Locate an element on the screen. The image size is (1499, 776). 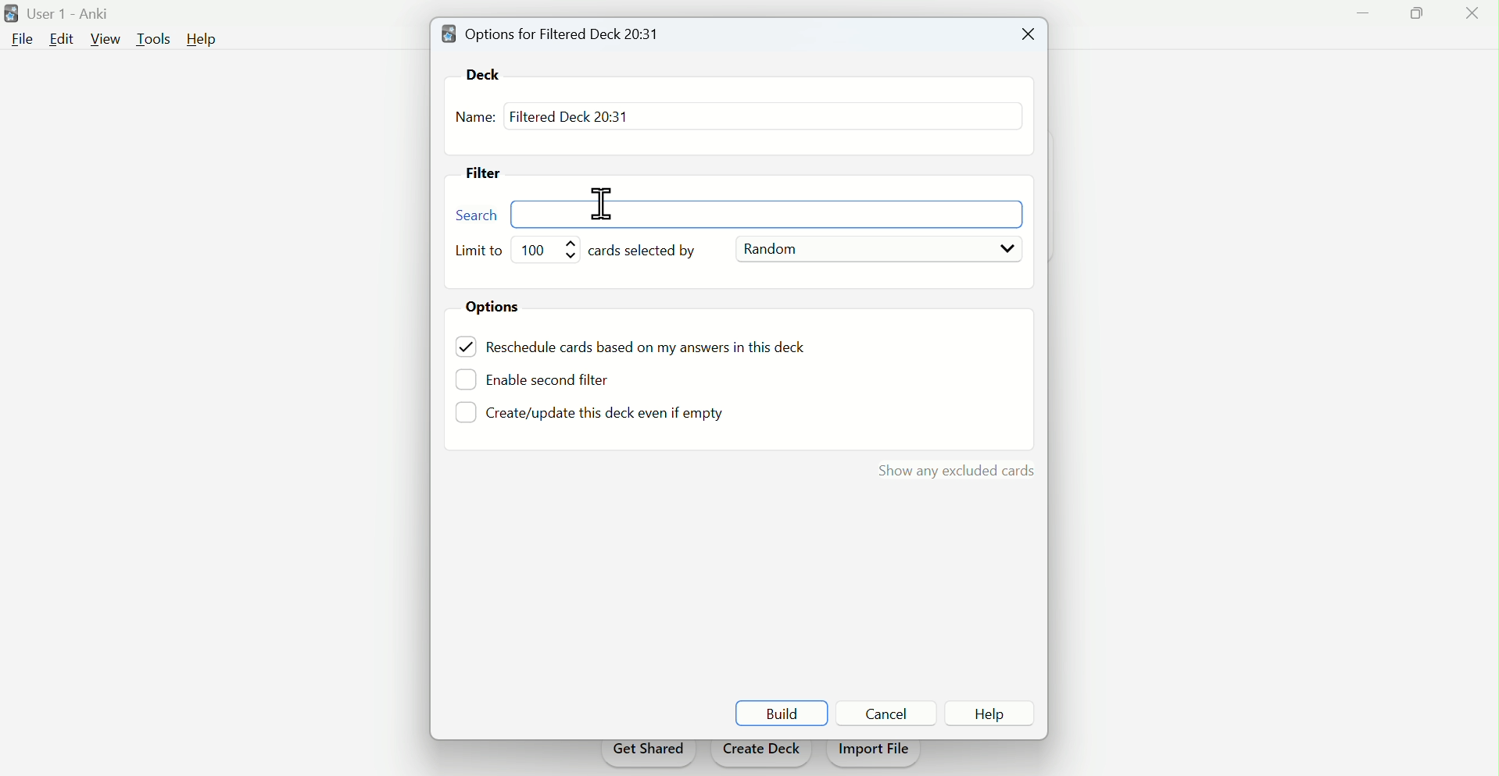
View is located at coordinates (106, 39).